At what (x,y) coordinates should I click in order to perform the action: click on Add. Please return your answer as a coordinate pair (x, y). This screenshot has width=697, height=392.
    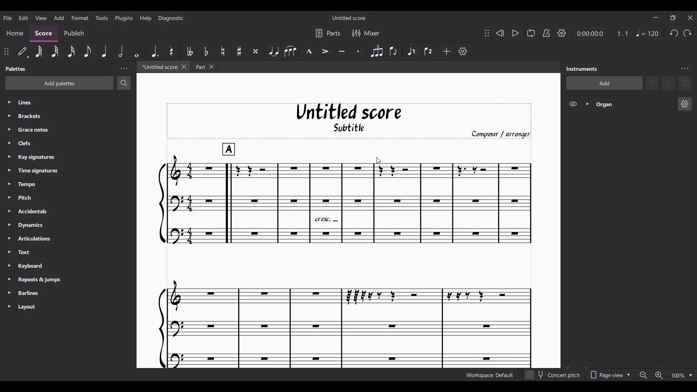
    Looking at the image, I should click on (447, 51).